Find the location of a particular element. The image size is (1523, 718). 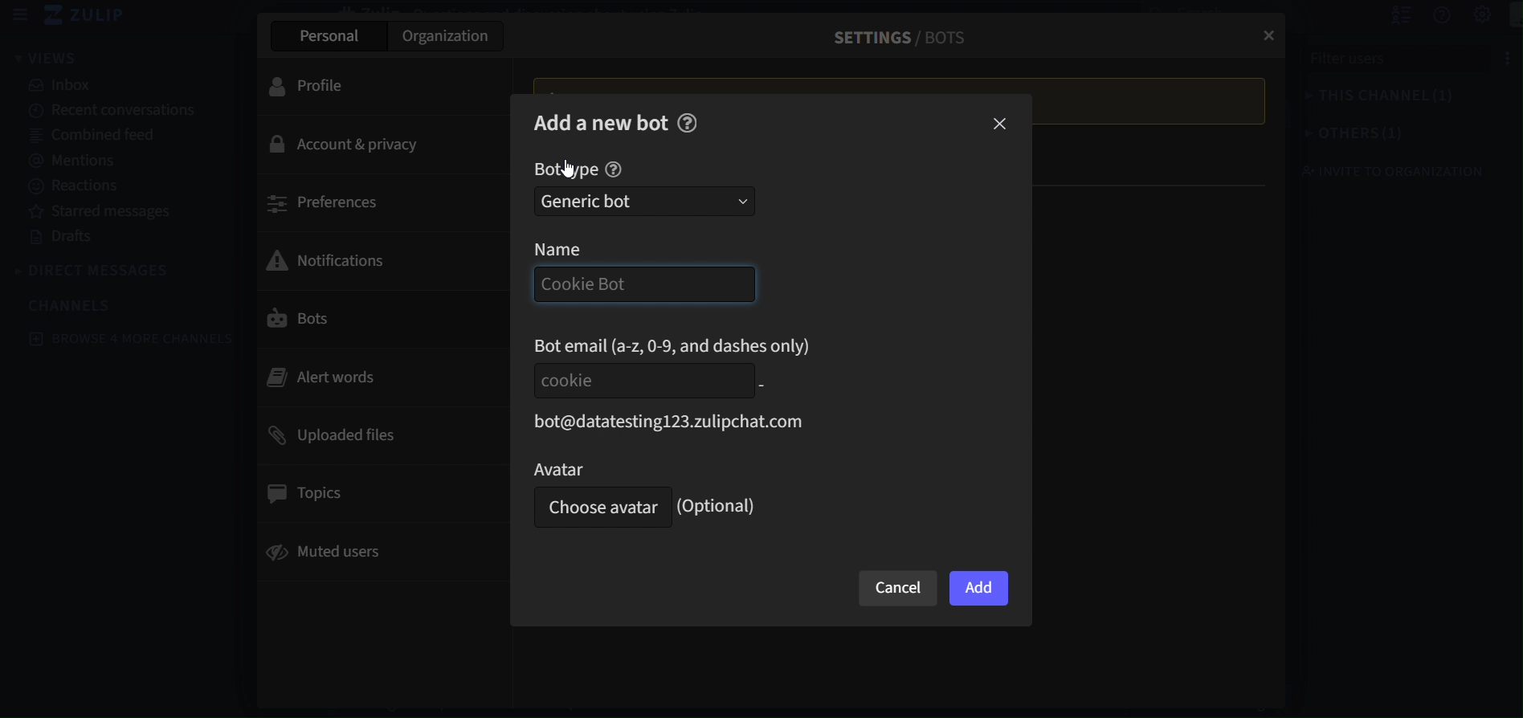

direct messages is located at coordinates (97, 271).